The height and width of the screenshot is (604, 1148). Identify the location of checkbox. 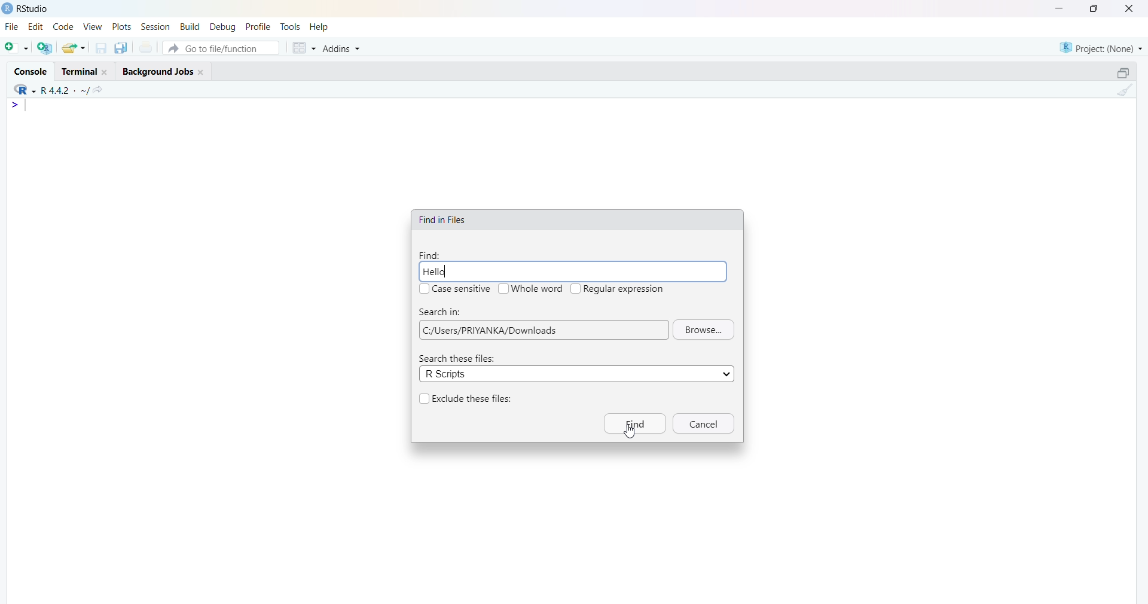
(504, 289).